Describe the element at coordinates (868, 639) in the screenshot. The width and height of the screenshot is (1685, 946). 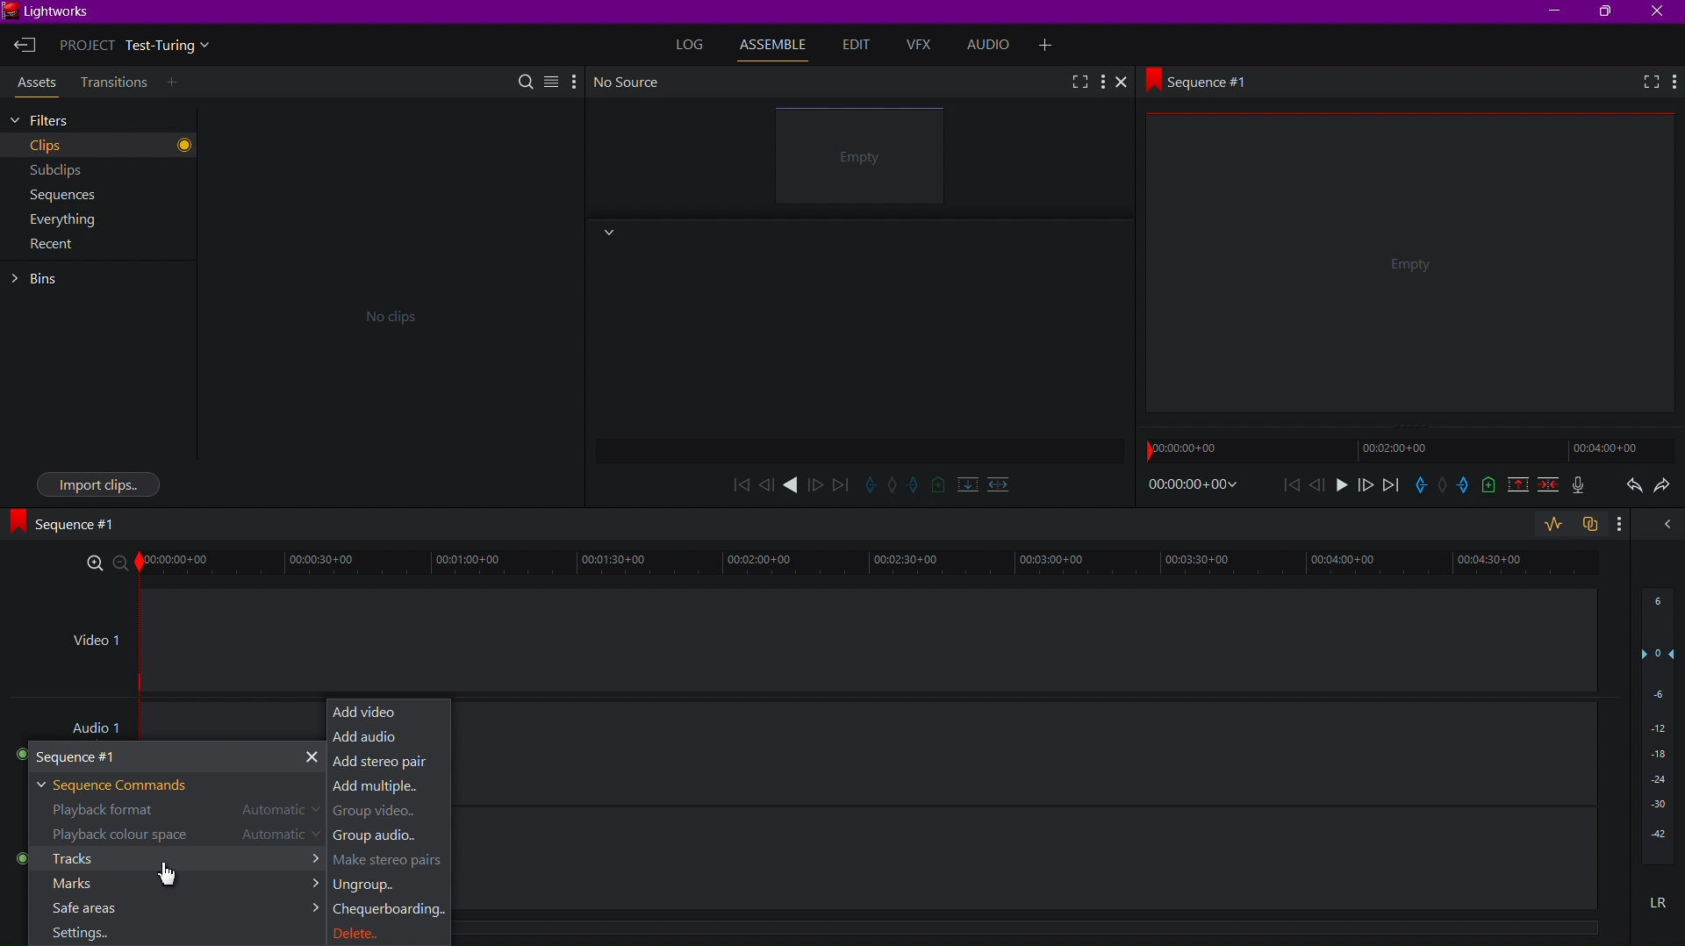
I see `Video Track` at that location.